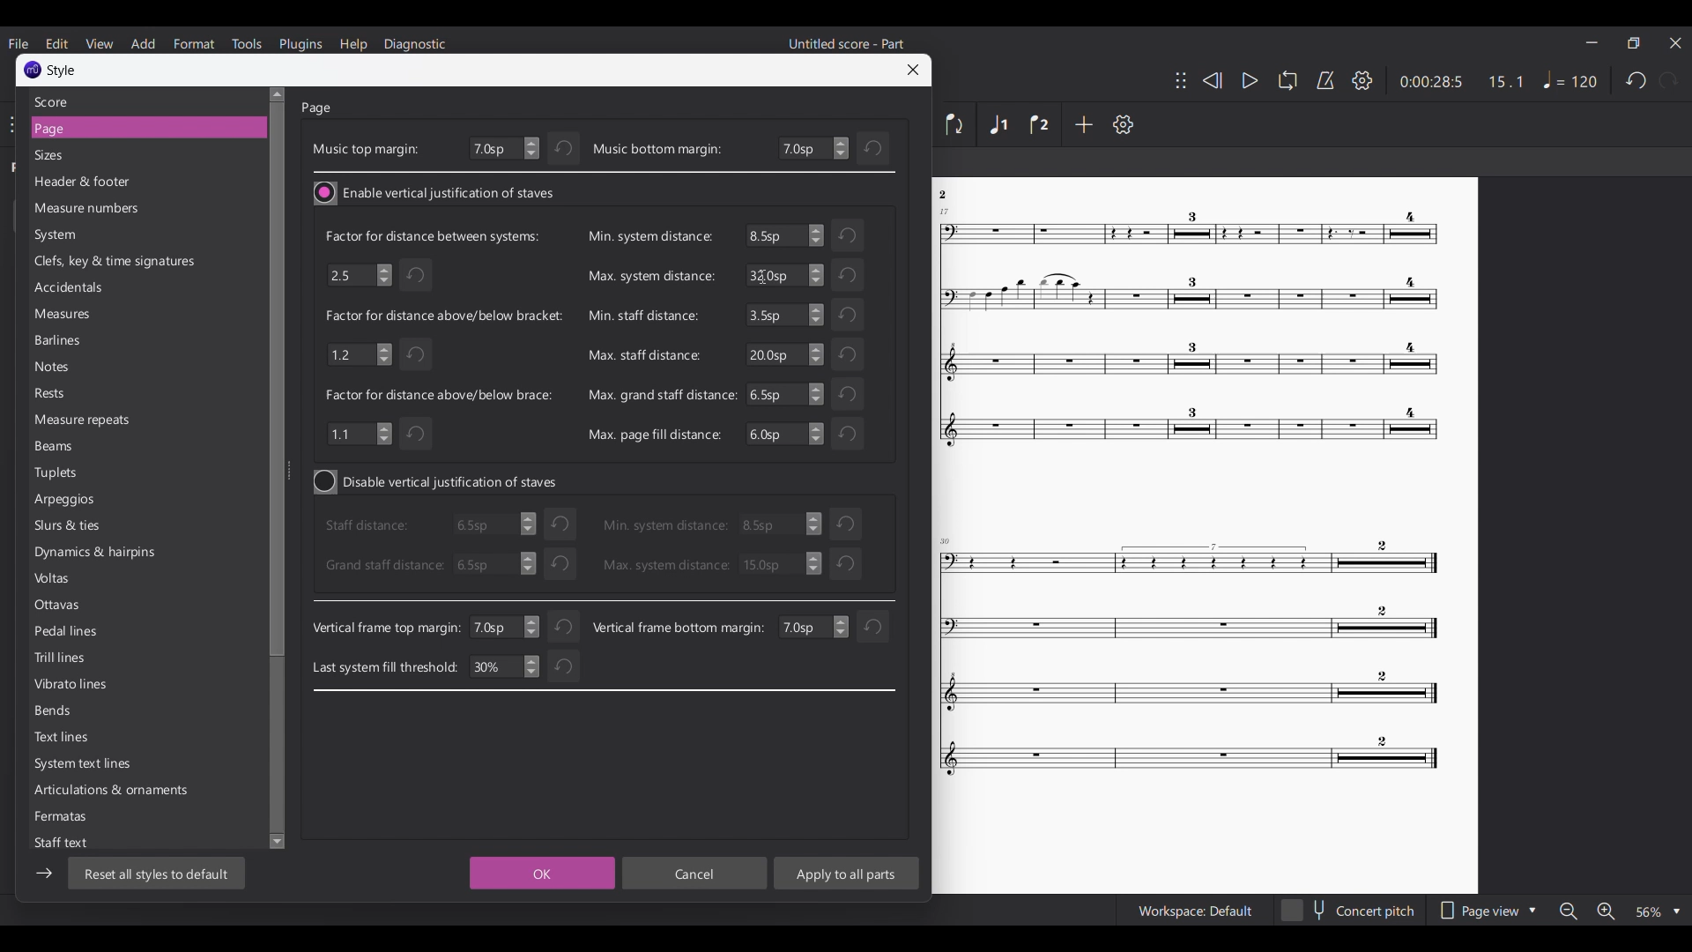 This screenshot has width=1692, height=952. I want to click on Voice 1, so click(998, 124).